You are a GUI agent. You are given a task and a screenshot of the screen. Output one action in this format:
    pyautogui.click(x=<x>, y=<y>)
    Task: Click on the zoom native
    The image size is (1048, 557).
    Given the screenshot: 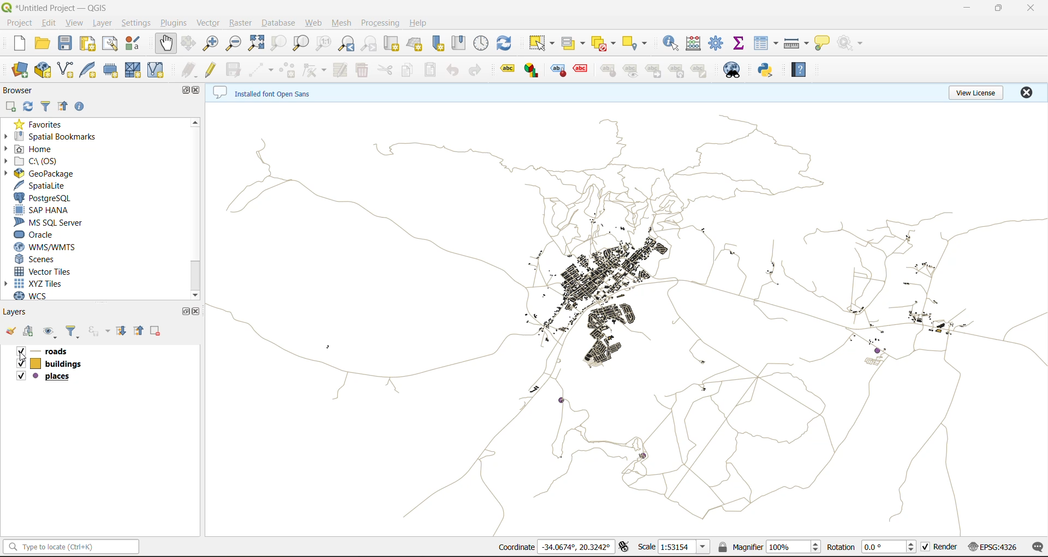 What is the action you would take?
    pyautogui.click(x=321, y=45)
    